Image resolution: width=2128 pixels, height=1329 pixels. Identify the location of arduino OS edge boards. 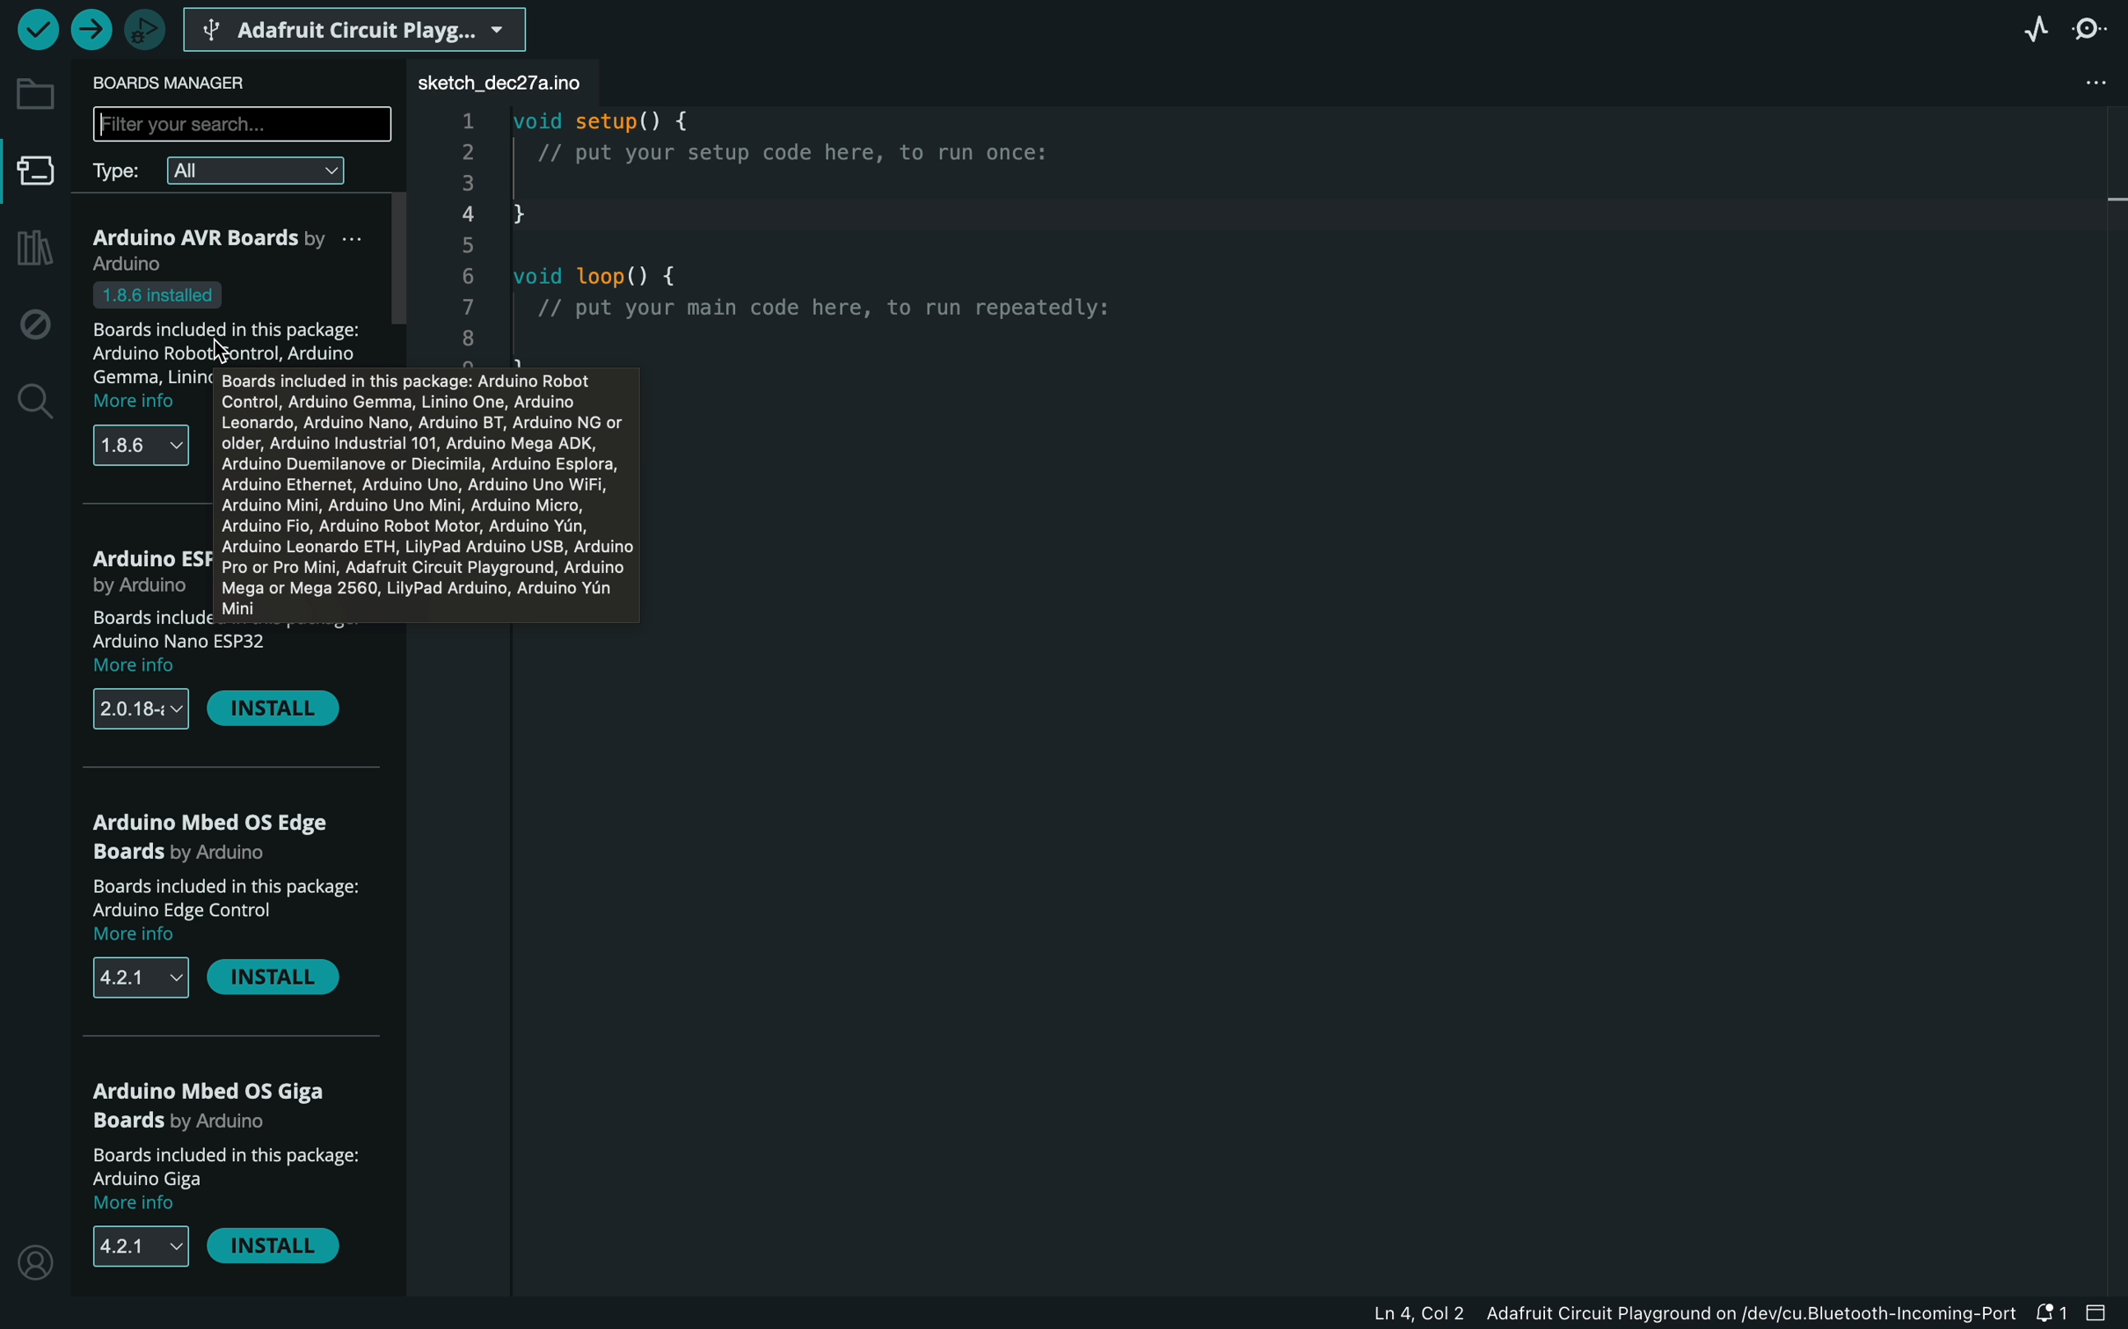
(220, 835).